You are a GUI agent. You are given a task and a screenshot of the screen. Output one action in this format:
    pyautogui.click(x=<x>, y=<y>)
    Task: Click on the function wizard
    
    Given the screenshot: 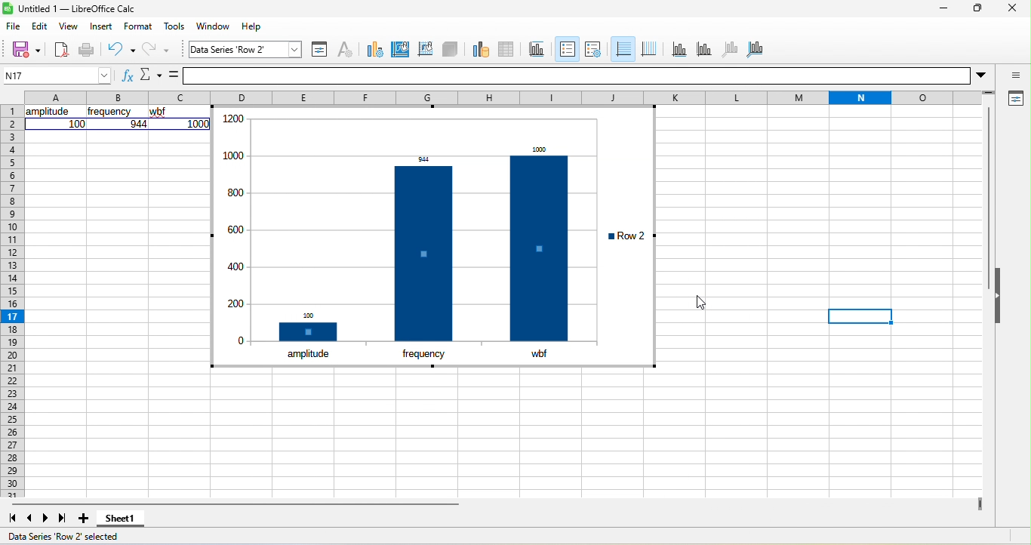 What is the action you would take?
    pyautogui.click(x=124, y=75)
    